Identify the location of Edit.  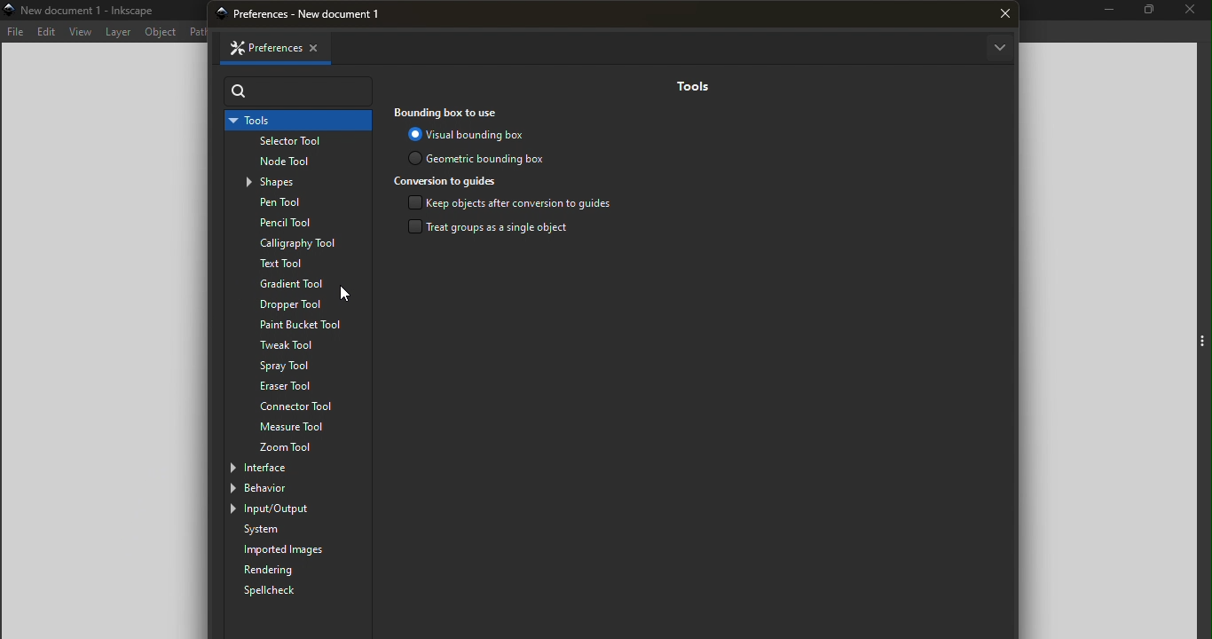
(46, 32).